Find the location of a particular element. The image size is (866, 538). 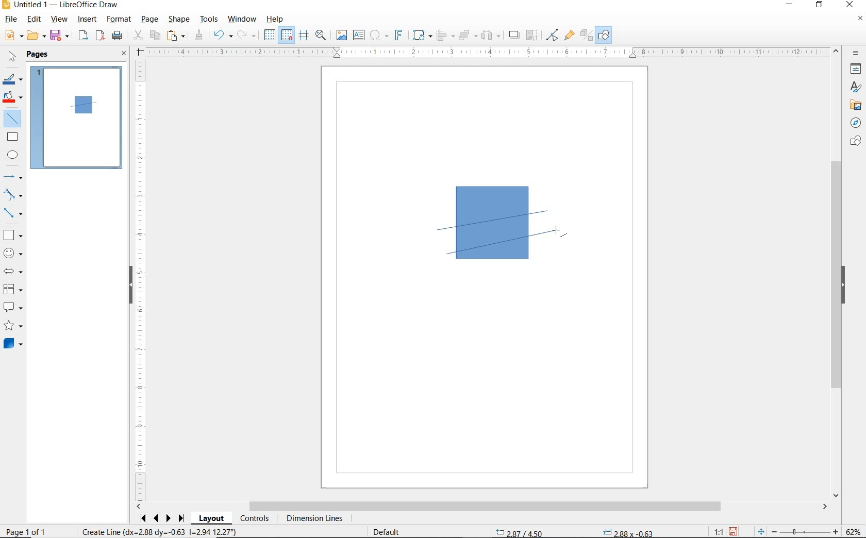

Resize shape is located at coordinates (159, 531).